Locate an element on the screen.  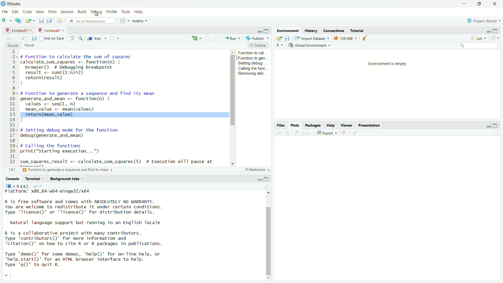
search field is located at coordinates (478, 46).